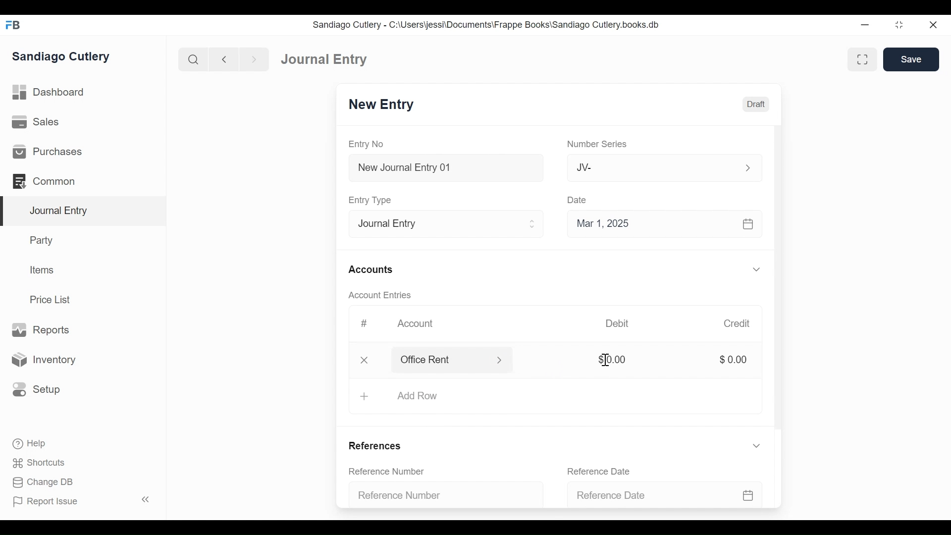 This screenshot has height=535, width=951. I want to click on Entry Type, so click(370, 200).